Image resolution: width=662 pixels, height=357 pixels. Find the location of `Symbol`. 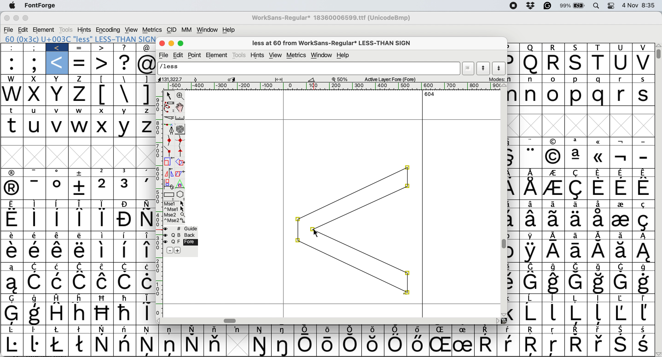

Symbol is located at coordinates (396, 329).